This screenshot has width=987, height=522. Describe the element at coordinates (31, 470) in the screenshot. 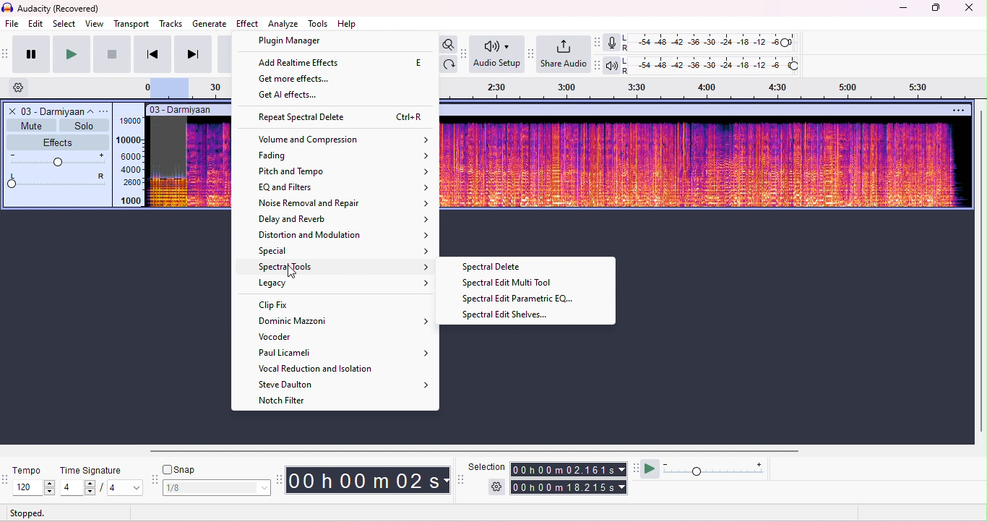

I see `tempo` at that location.